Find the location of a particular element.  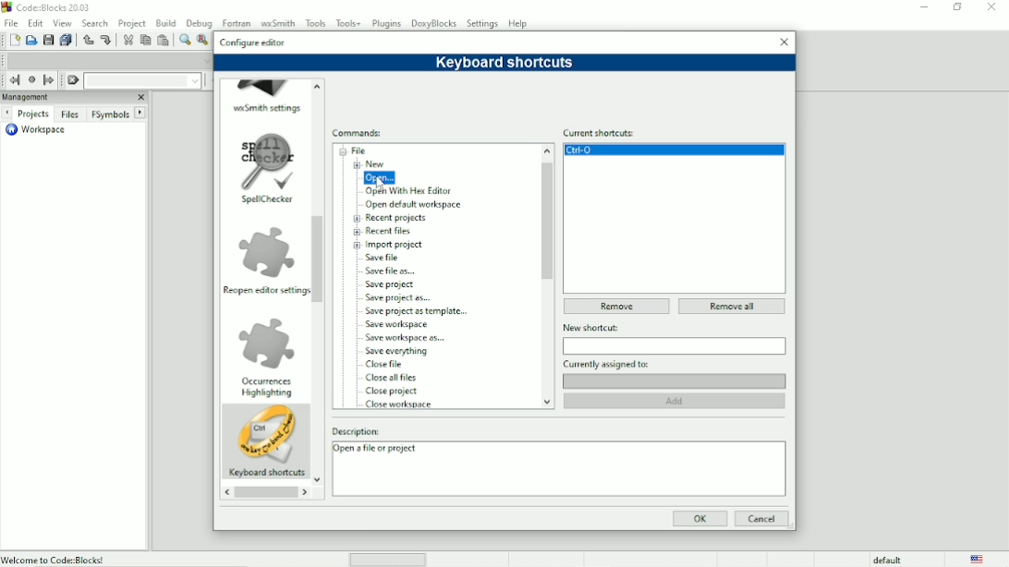

Tools is located at coordinates (315, 22).